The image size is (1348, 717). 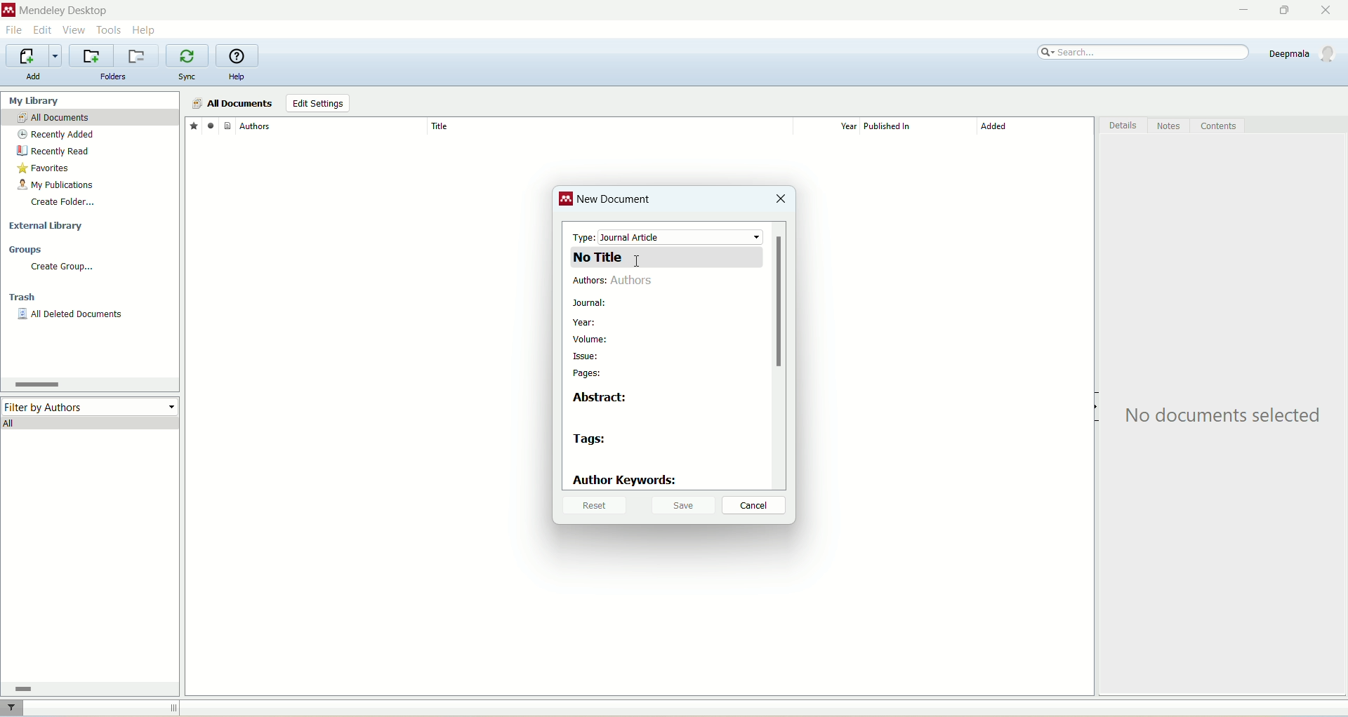 I want to click on cancel, so click(x=755, y=506).